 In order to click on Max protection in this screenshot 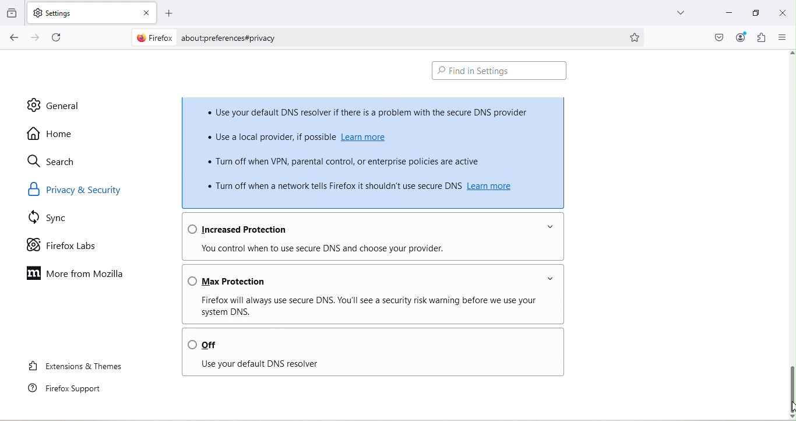, I will do `click(368, 278)`.